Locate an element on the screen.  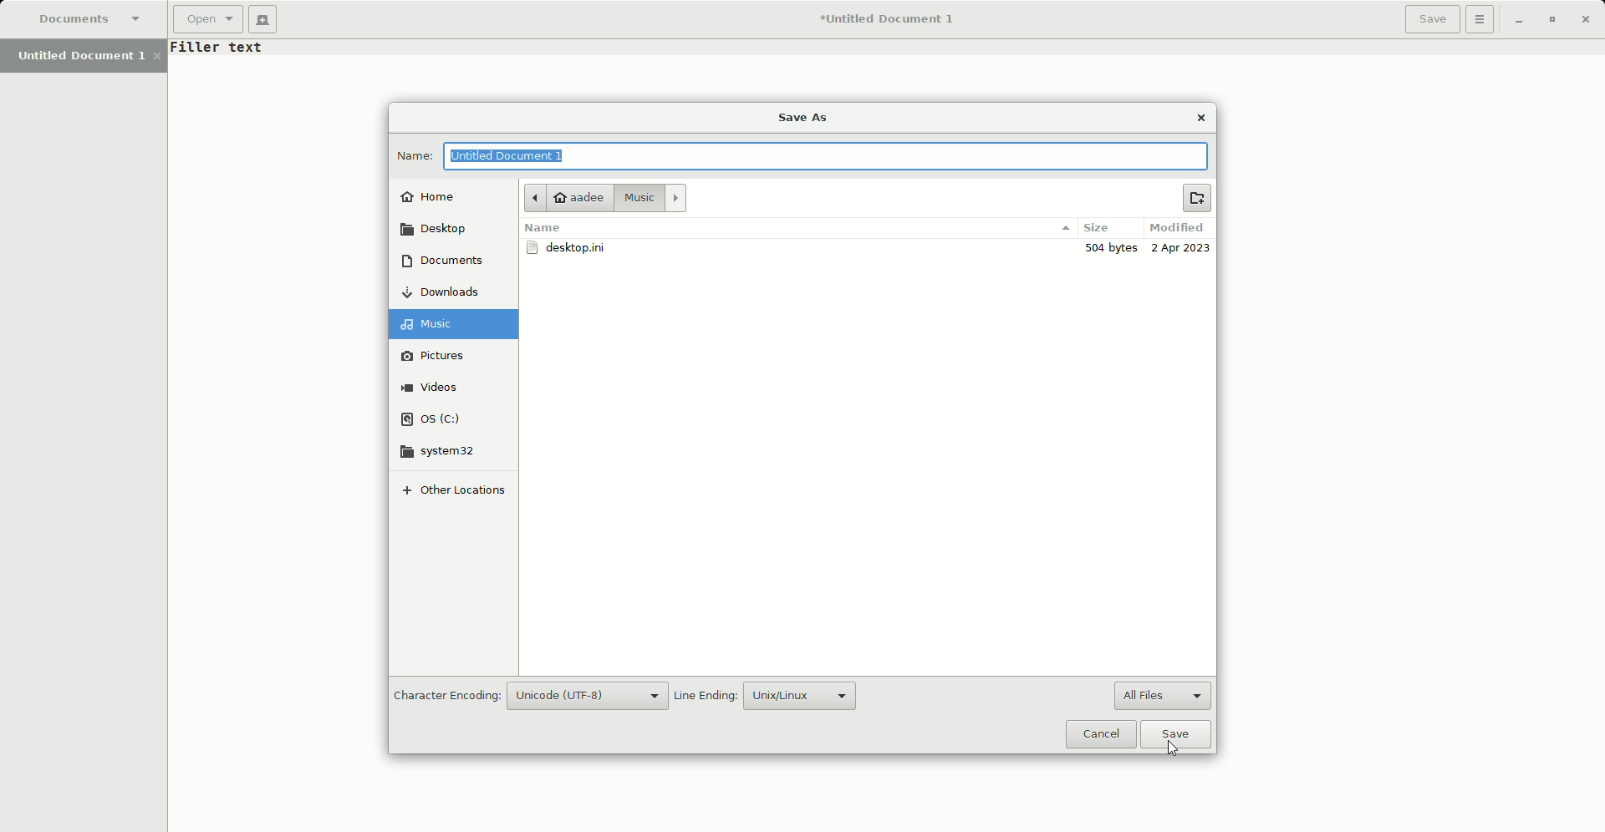
Music is located at coordinates (454, 325).